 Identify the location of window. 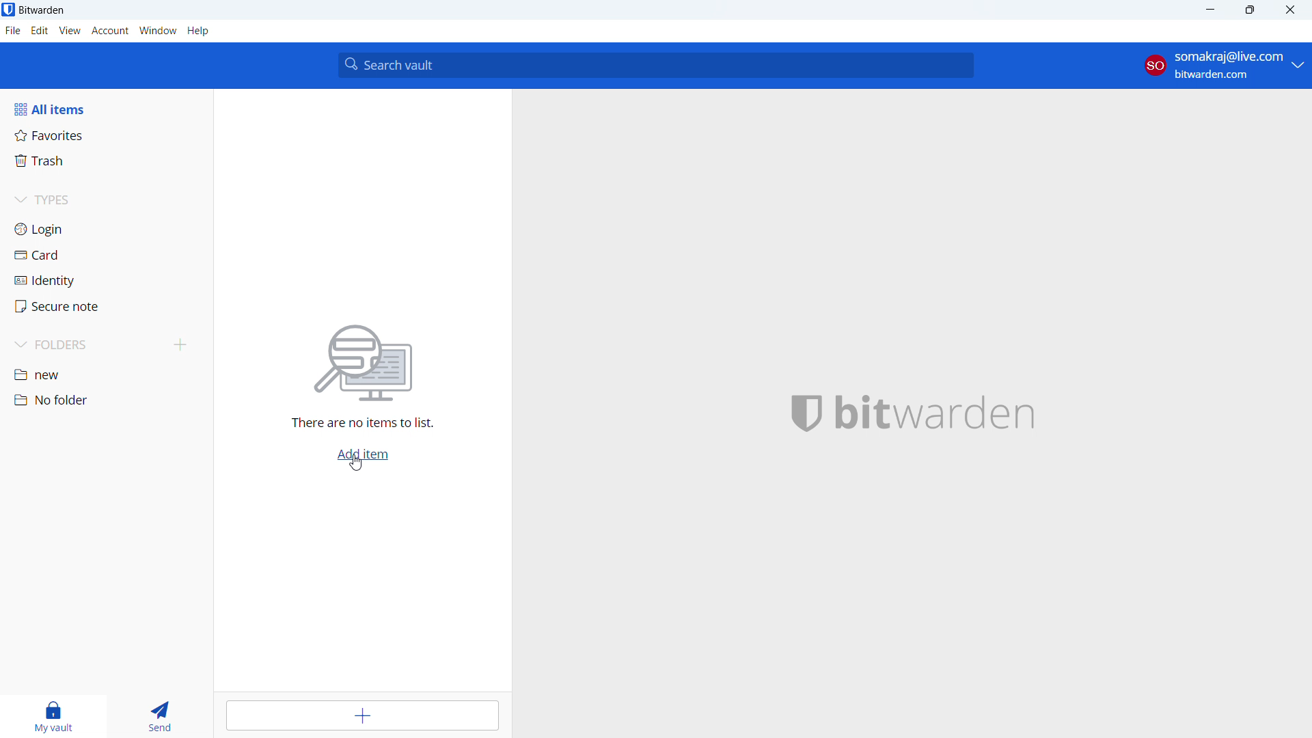
(158, 31).